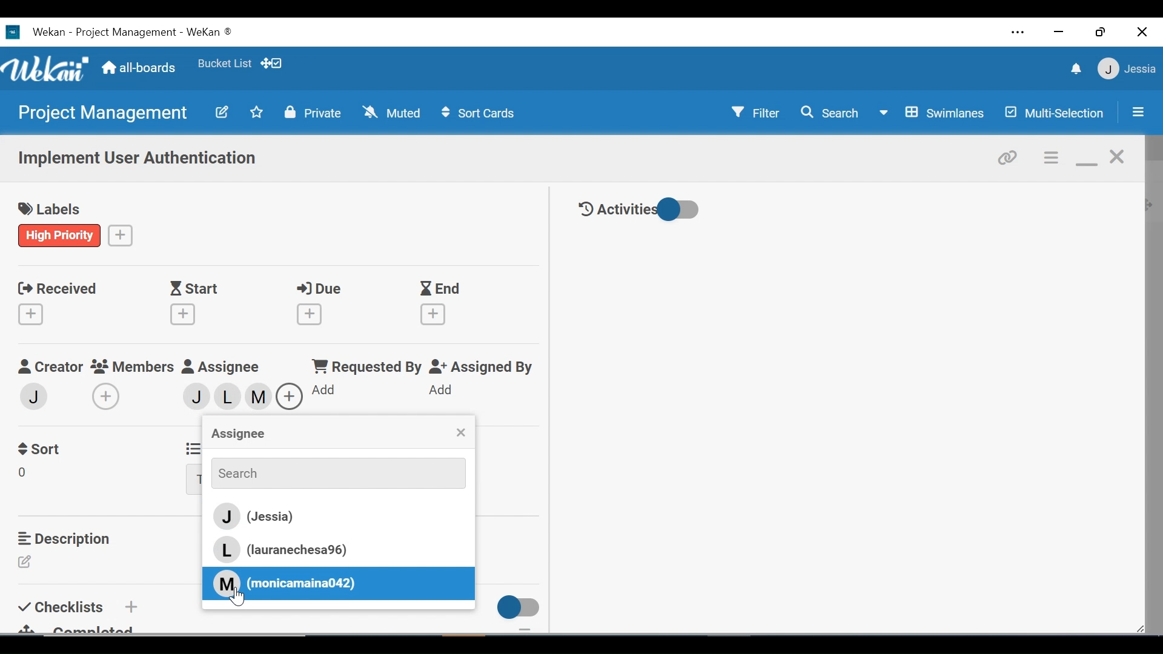 The image size is (1163, 654). What do you see at coordinates (197, 289) in the screenshot?
I see `Start Date` at bounding box center [197, 289].